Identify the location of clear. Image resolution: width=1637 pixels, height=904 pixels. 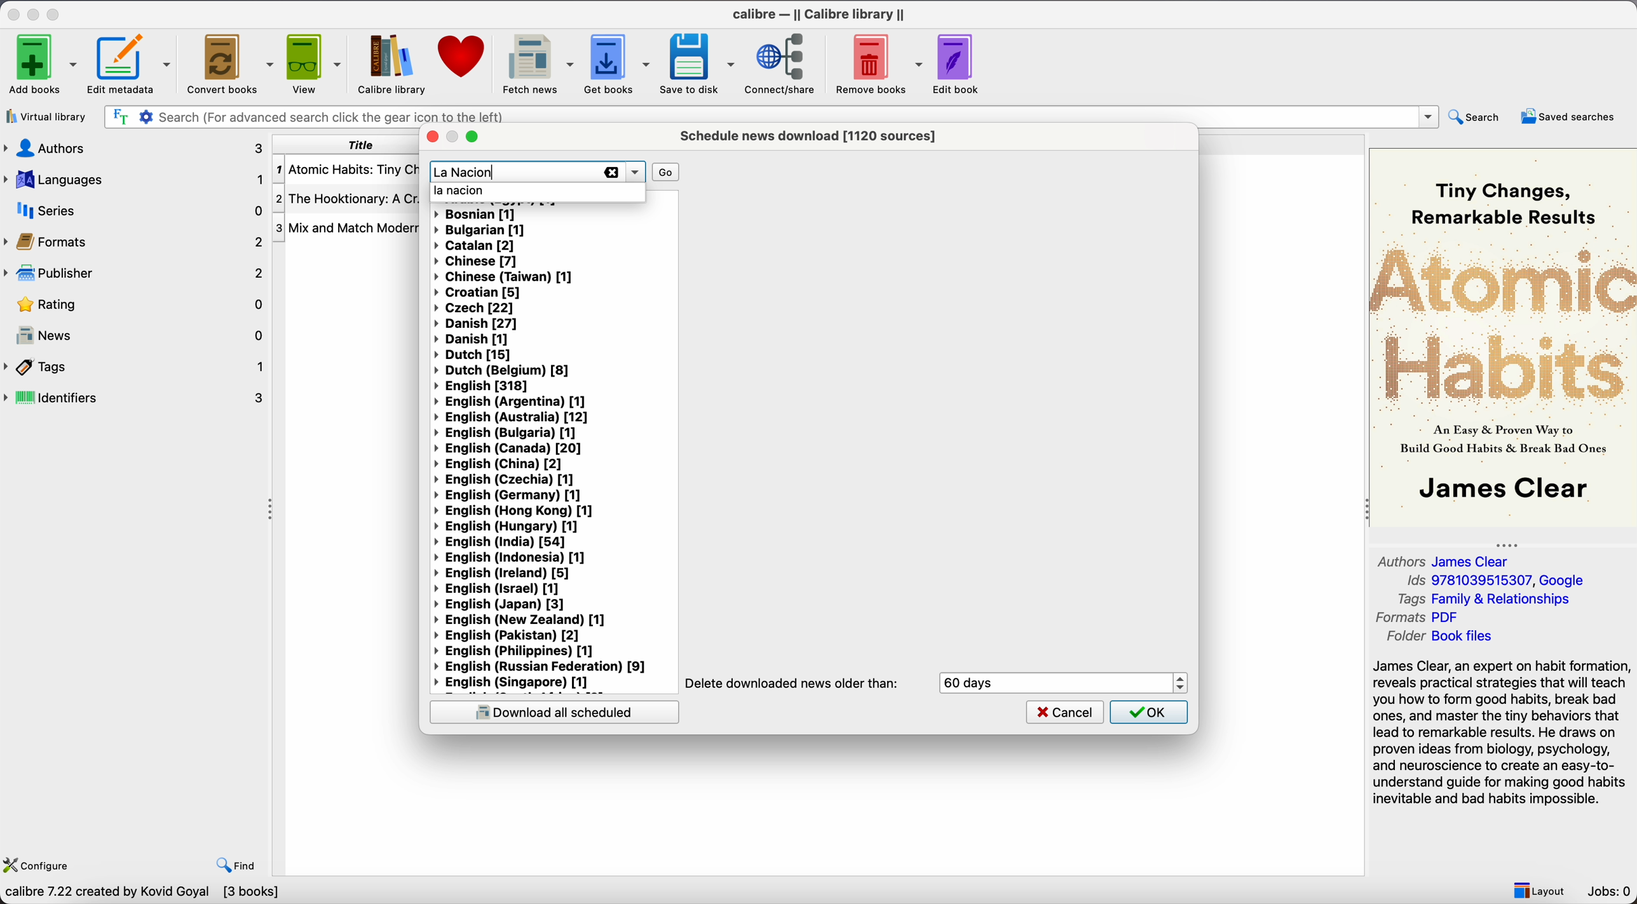
(611, 172).